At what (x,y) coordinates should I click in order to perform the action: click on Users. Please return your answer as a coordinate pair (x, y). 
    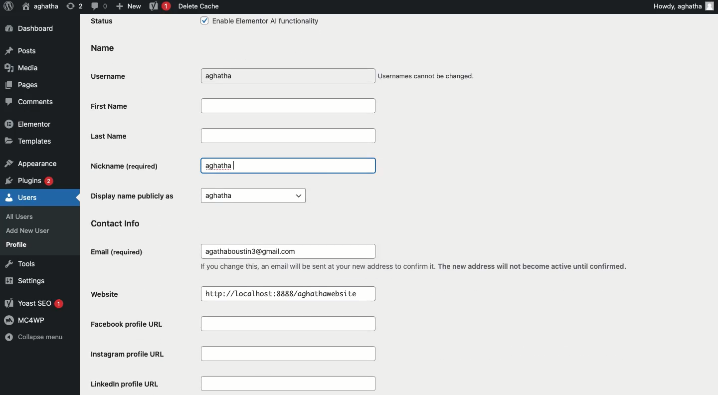
    Looking at the image, I should click on (22, 197).